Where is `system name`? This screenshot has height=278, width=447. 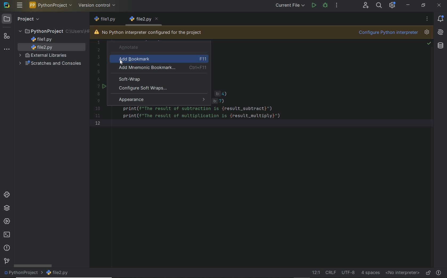 system name is located at coordinates (7, 5).